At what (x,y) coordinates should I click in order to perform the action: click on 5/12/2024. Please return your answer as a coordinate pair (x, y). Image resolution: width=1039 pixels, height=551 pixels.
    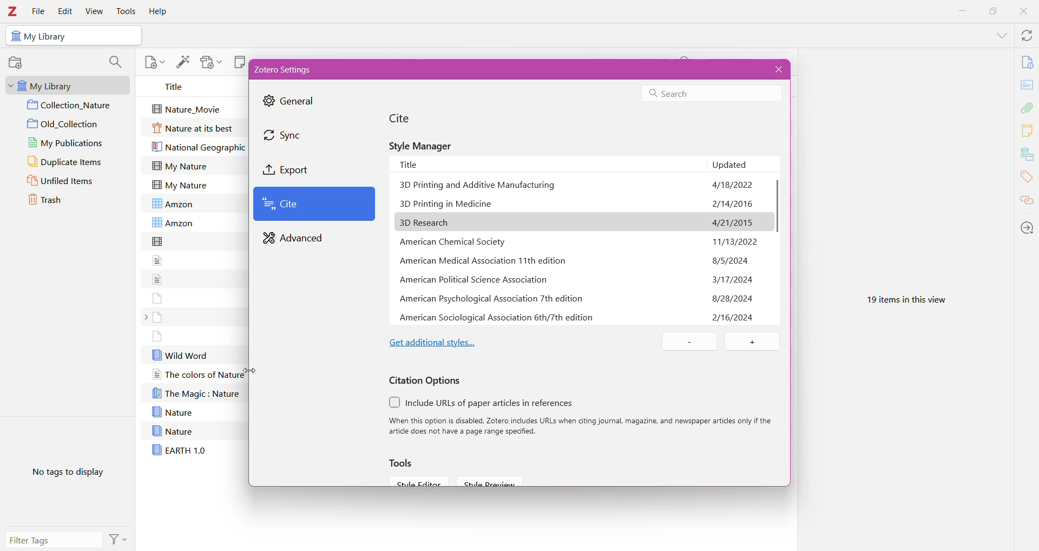
    Looking at the image, I should click on (734, 317).